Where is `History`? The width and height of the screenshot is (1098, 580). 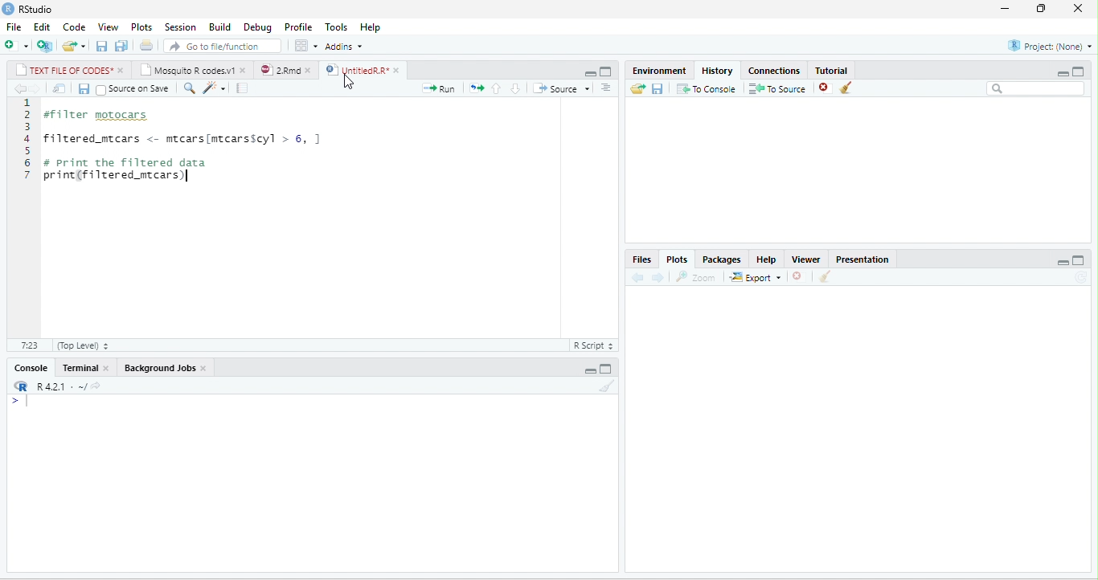
History is located at coordinates (717, 71).